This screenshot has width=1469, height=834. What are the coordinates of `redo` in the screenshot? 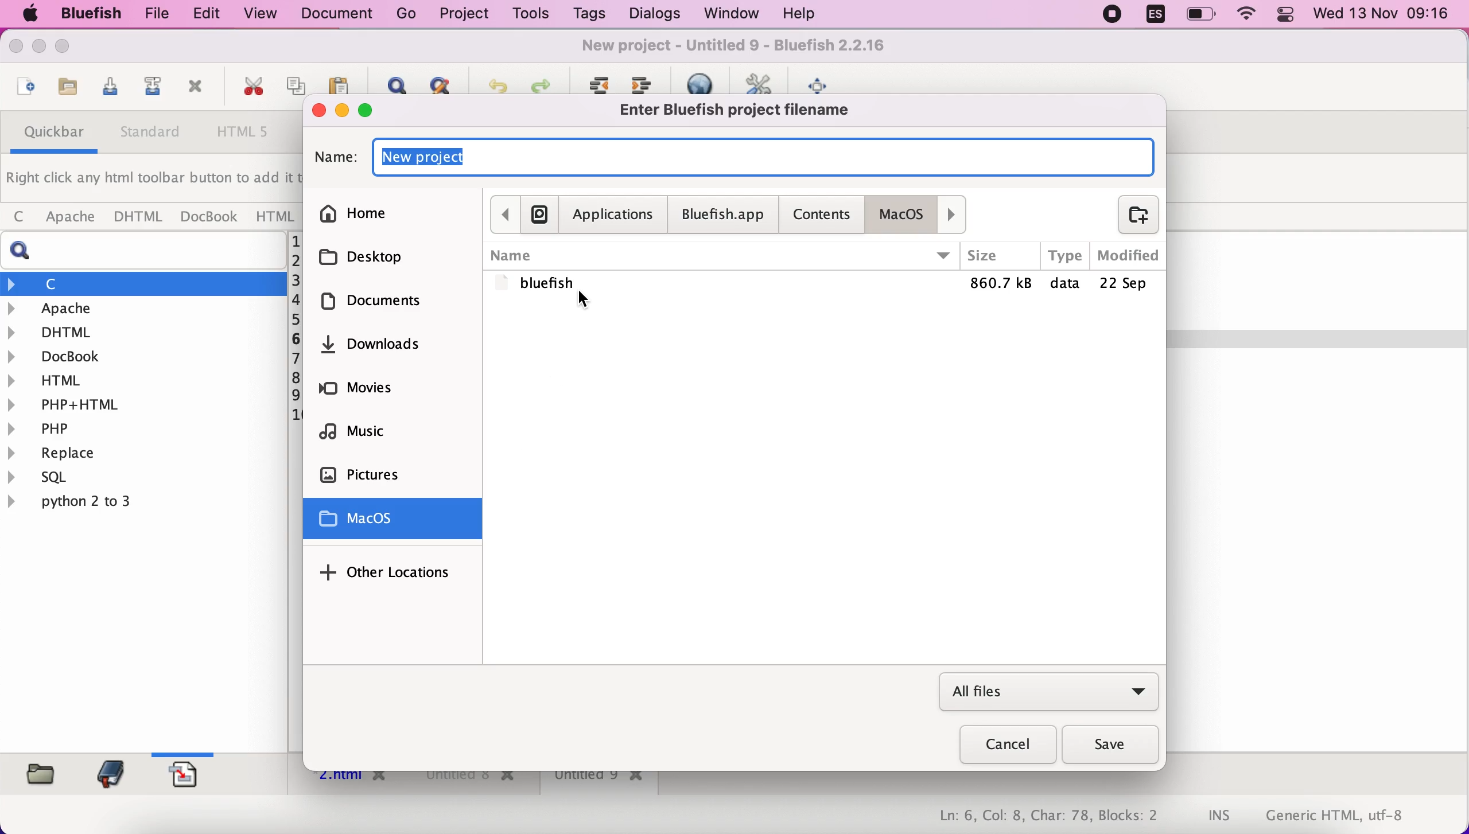 It's located at (540, 83).